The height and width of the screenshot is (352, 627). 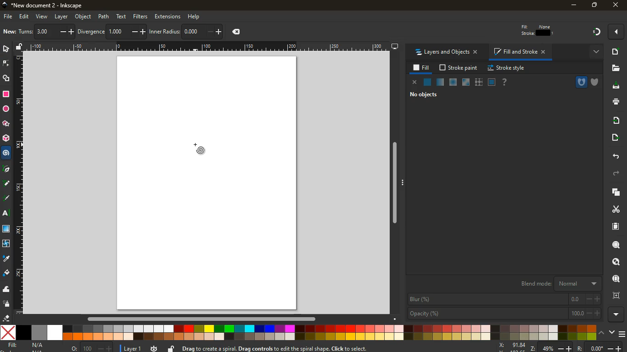 What do you see at coordinates (112, 32) in the screenshot?
I see `tilt` at bounding box center [112, 32].